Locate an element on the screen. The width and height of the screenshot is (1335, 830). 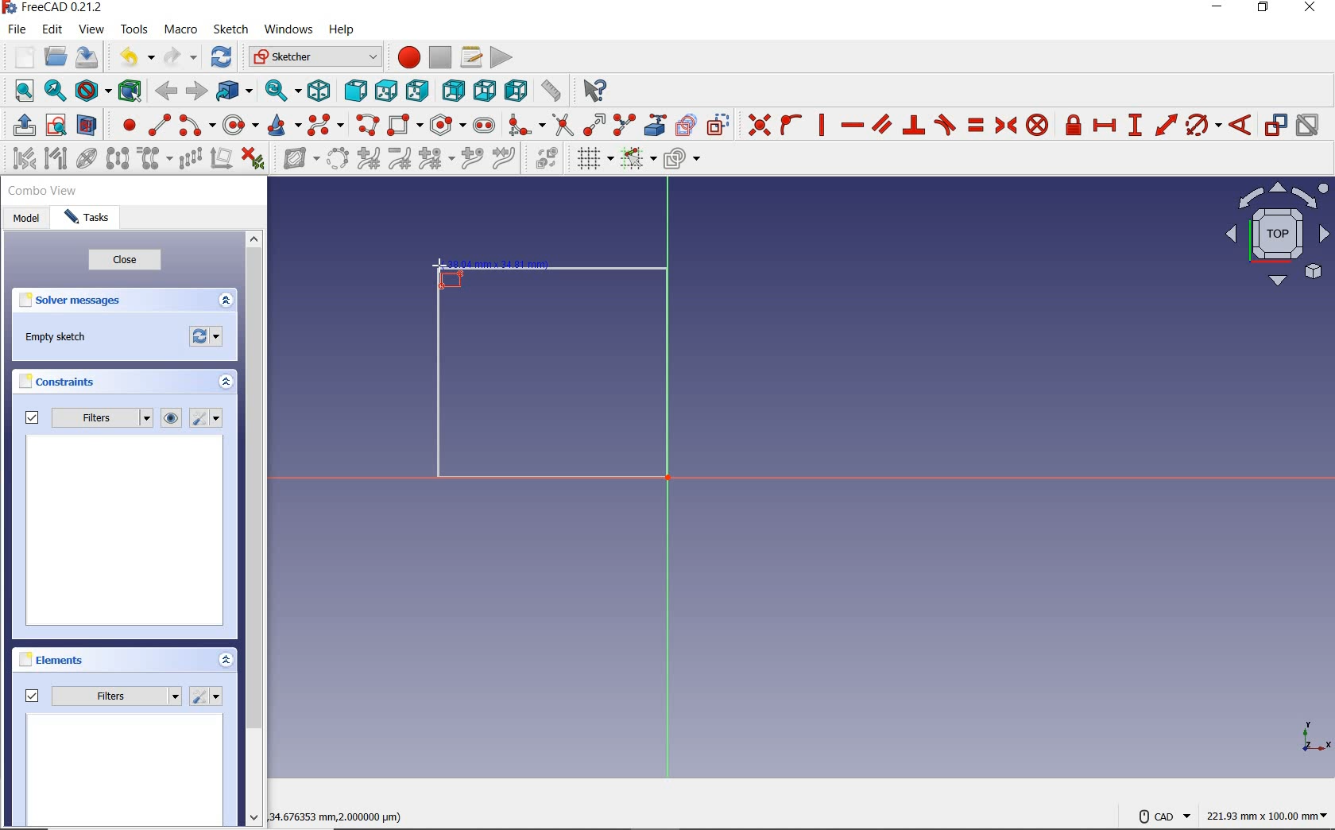
save is located at coordinates (90, 59).